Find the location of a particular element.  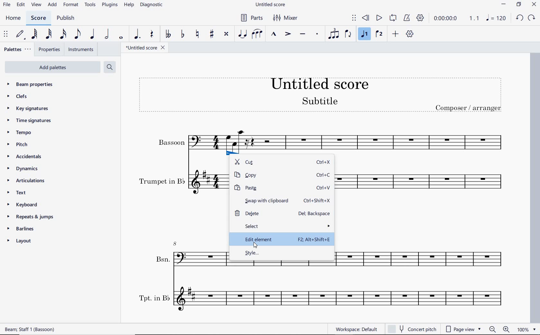

select is located at coordinates (287, 226).